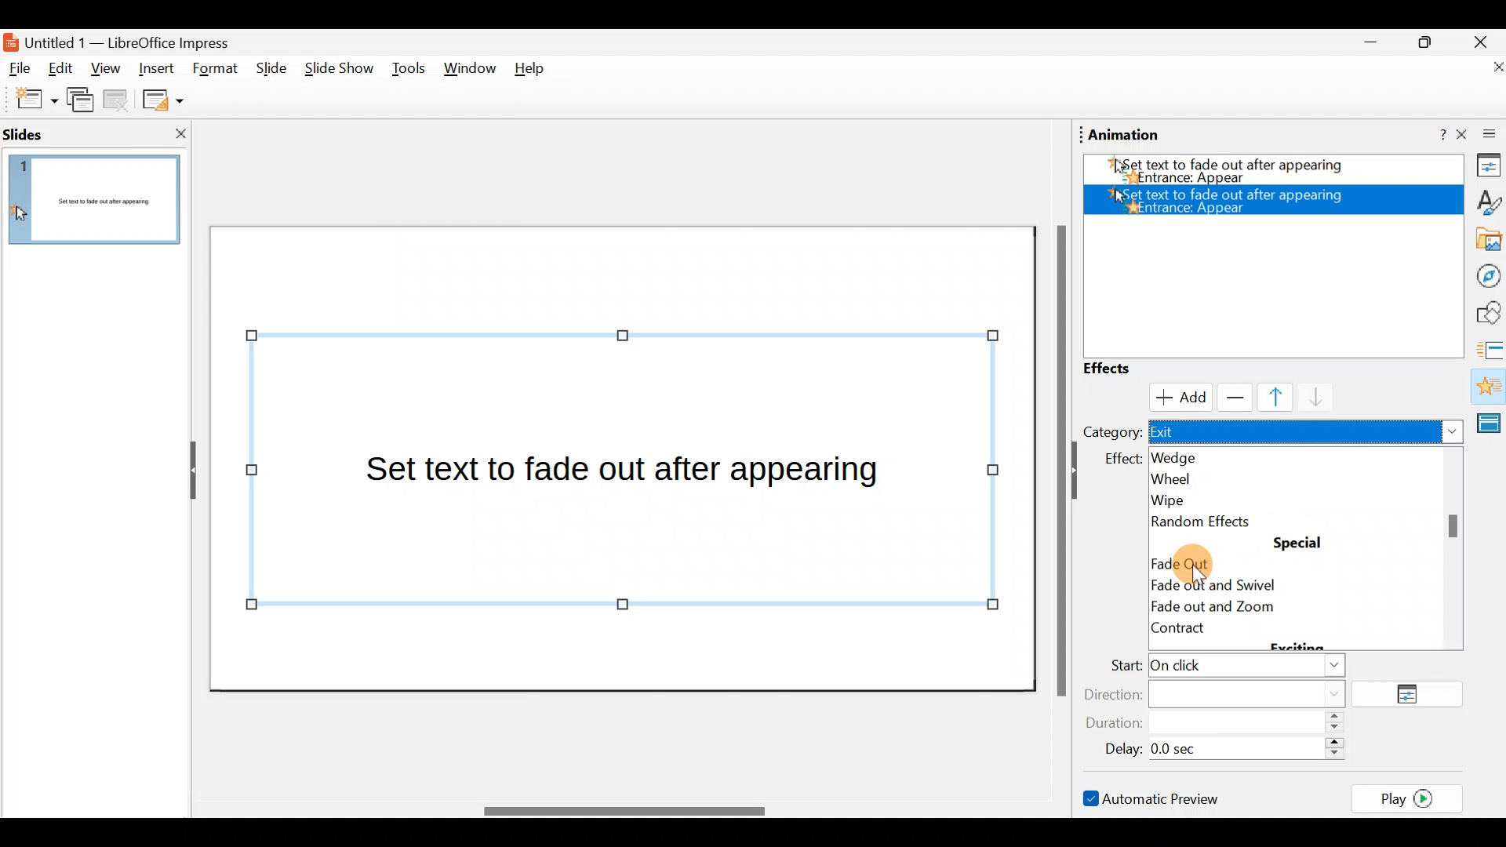 The height and width of the screenshot is (847, 1506). Describe the element at coordinates (1482, 68) in the screenshot. I see `Close document` at that location.